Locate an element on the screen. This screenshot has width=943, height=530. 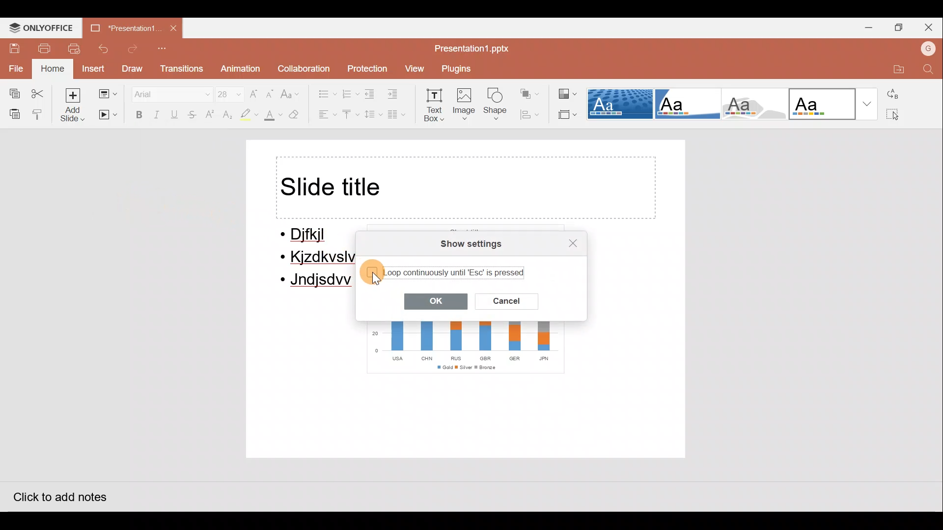
Copy style is located at coordinates (42, 114).